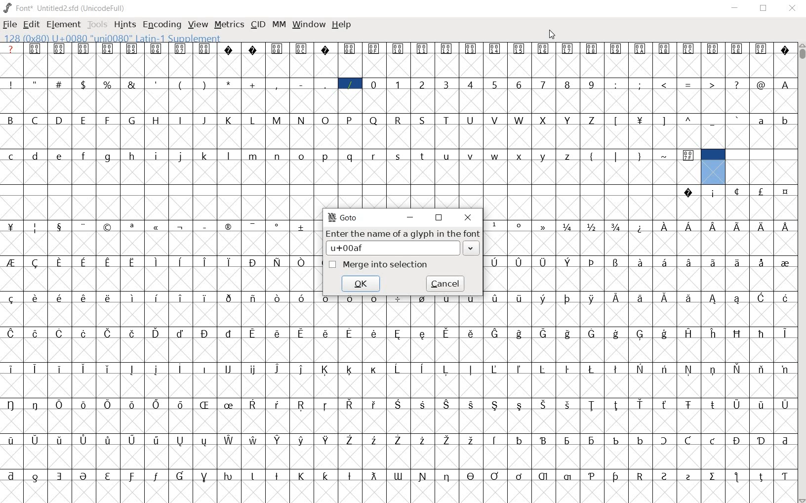  What do you see at coordinates (398, 475) in the screenshot?
I see `Symbol` at bounding box center [398, 475].